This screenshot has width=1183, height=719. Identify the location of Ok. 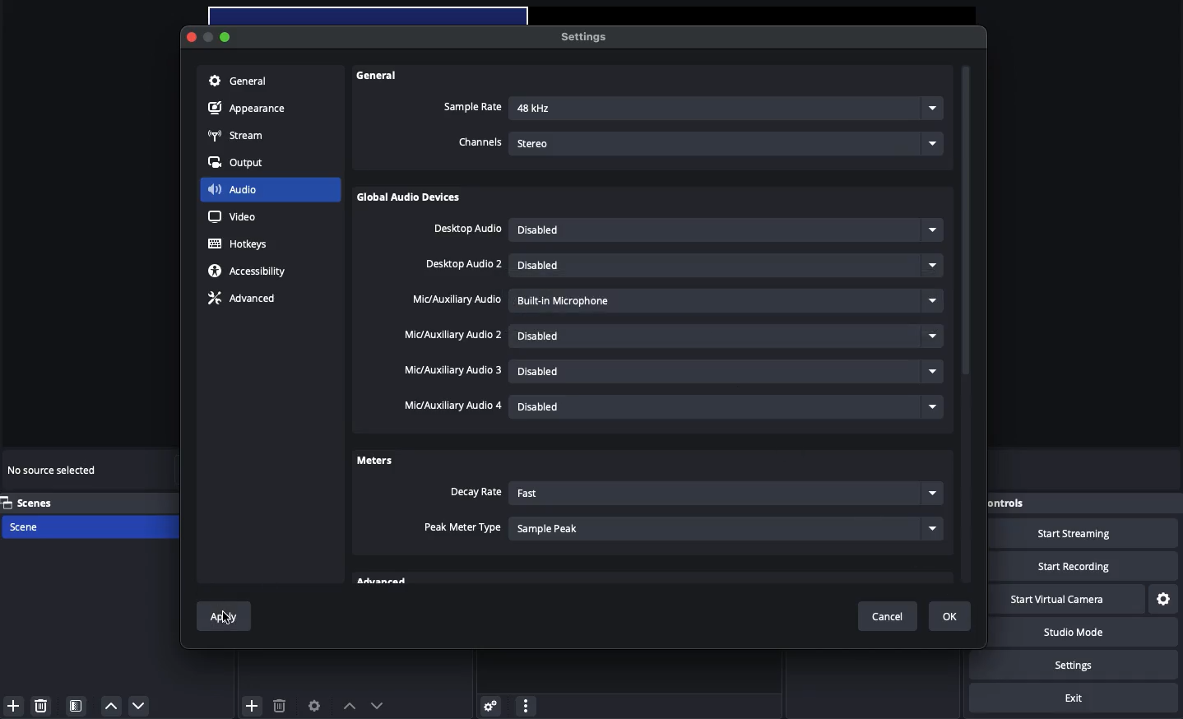
(950, 616).